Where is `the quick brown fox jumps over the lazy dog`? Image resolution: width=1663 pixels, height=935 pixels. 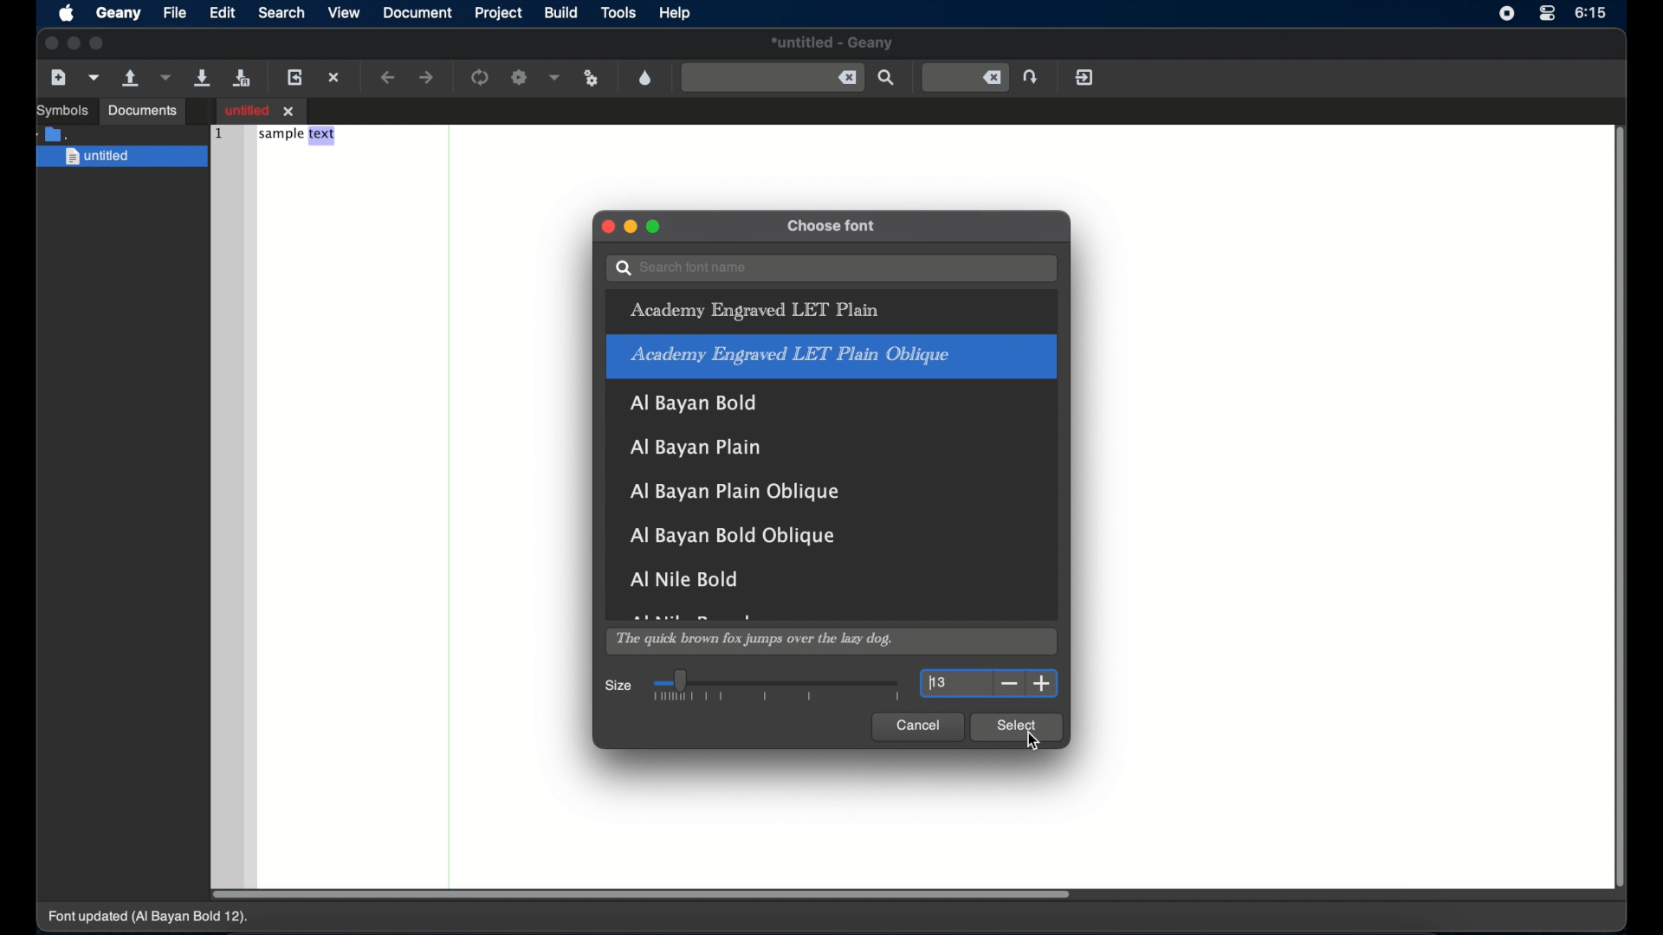 the quick brown fox jumps over the lazy dog is located at coordinates (756, 642).